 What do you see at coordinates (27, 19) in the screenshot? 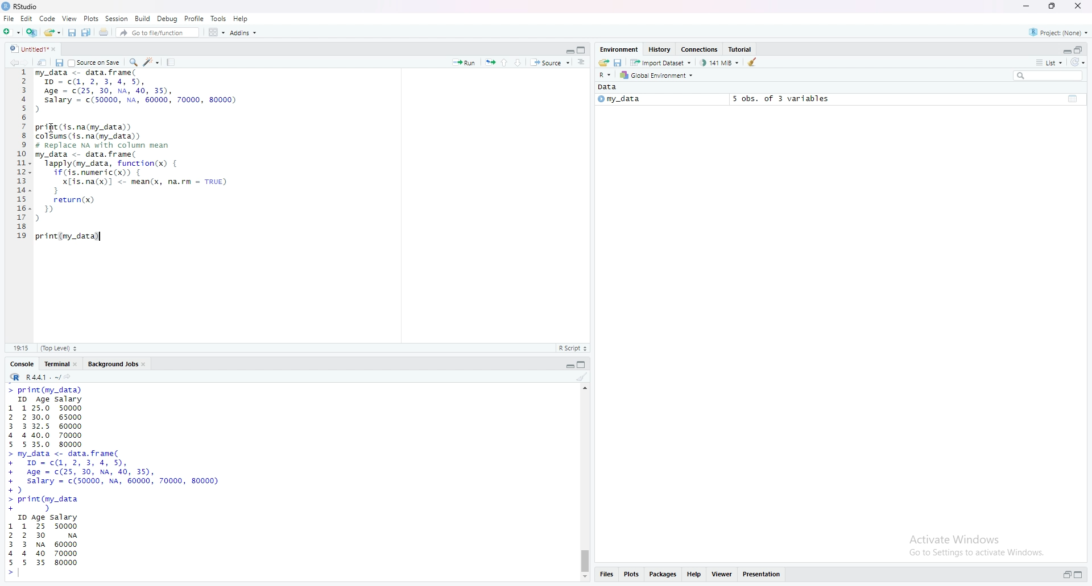
I see `Edit` at bounding box center [27, 19].